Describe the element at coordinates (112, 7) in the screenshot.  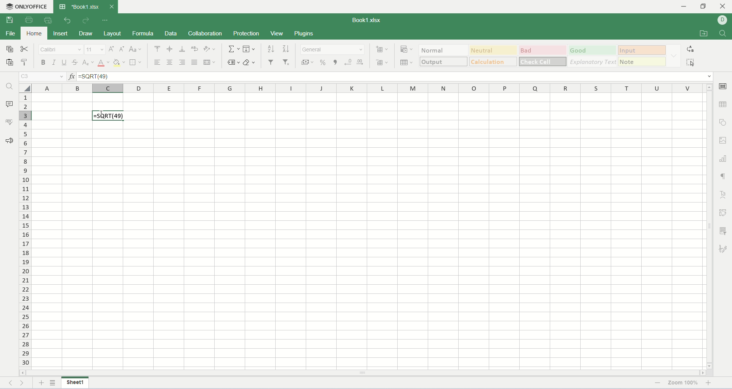
I see `close` at that location.